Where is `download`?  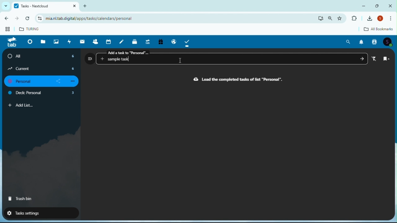
download is located at coordinates (321, 18).